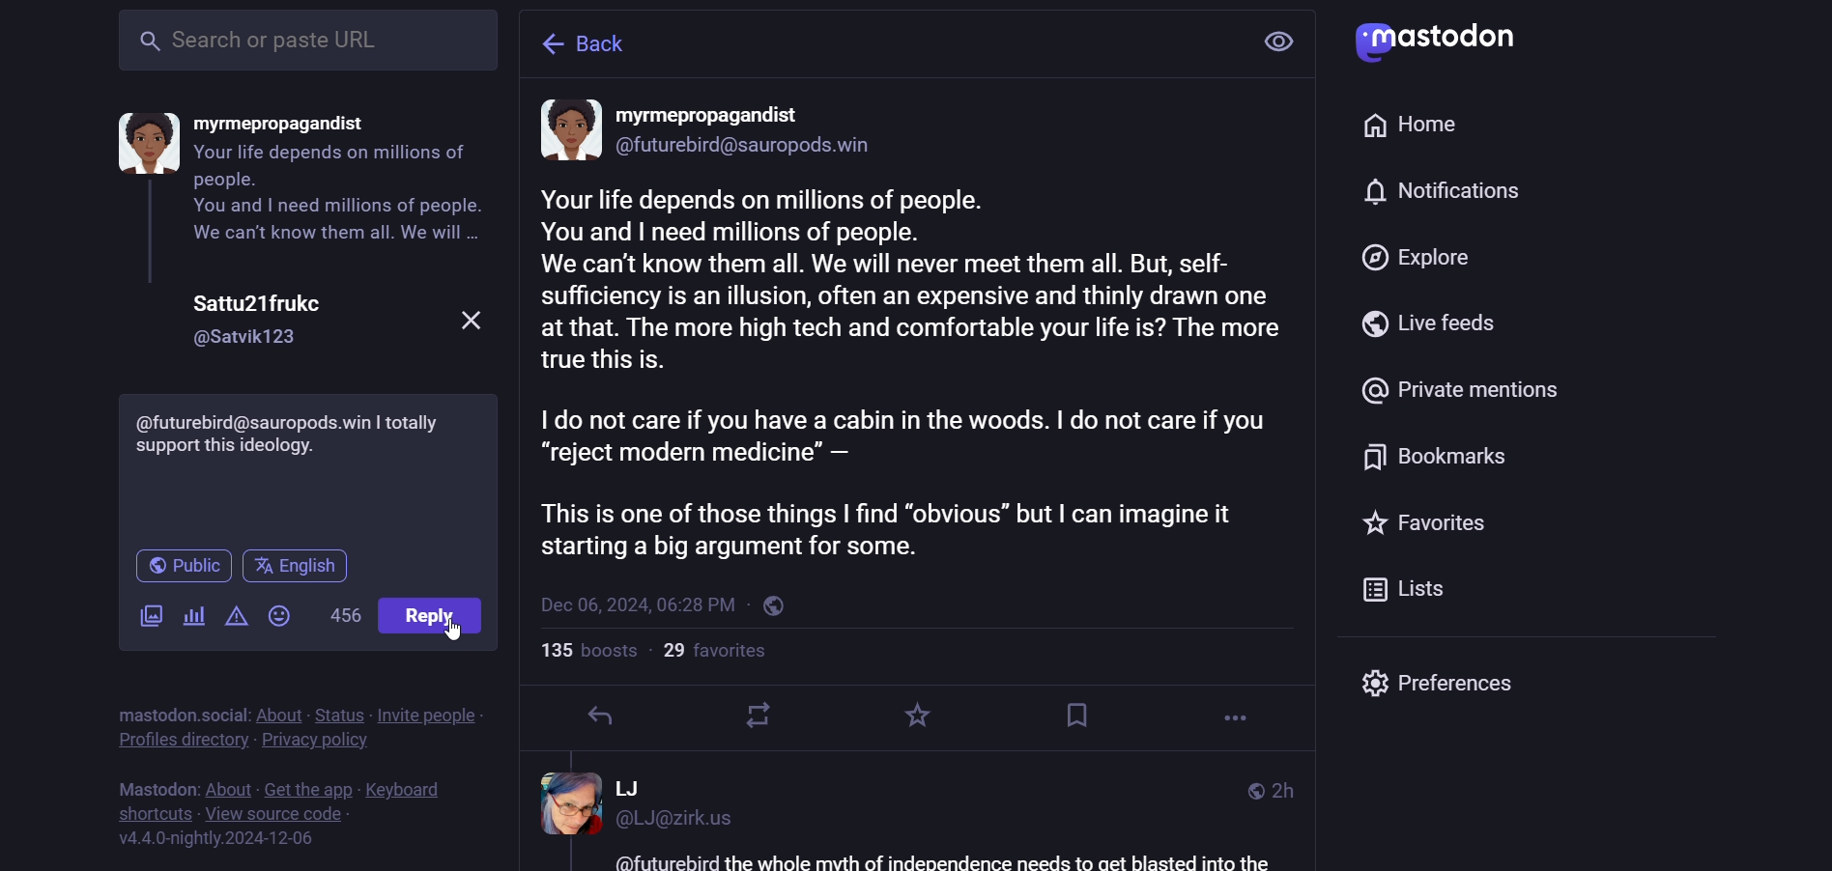  I want to click on poll, so click(189, 613).